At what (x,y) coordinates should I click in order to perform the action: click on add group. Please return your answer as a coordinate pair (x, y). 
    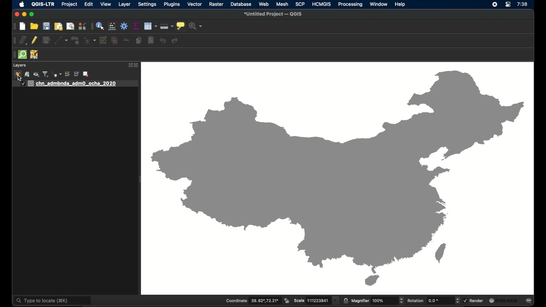
    Looking at the image, I should click on (27, 74).